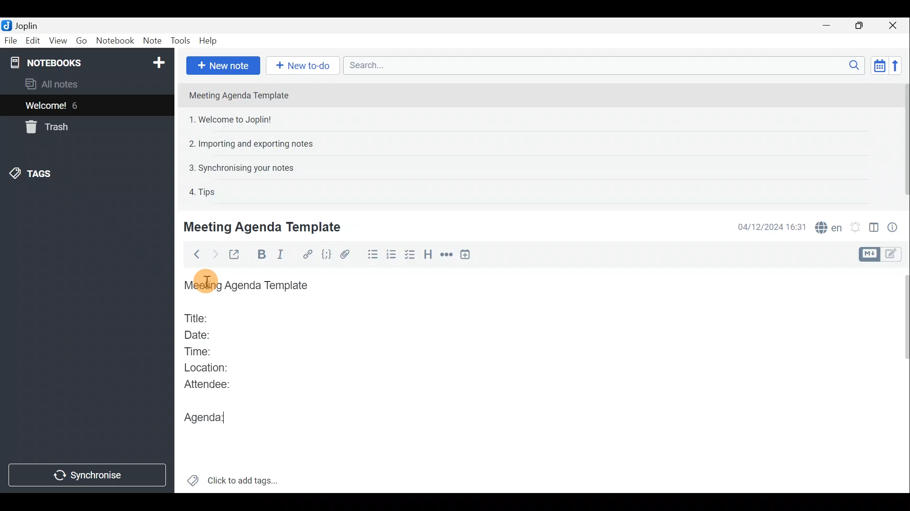 The image size is (910, 511). I want to click on Title:, so click(198, 317).